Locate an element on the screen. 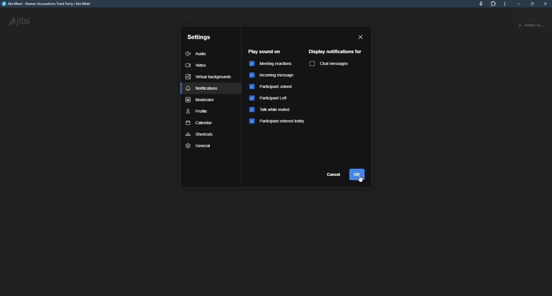 The image size is (552, 296). maximize is located at coordinates (532, 4).